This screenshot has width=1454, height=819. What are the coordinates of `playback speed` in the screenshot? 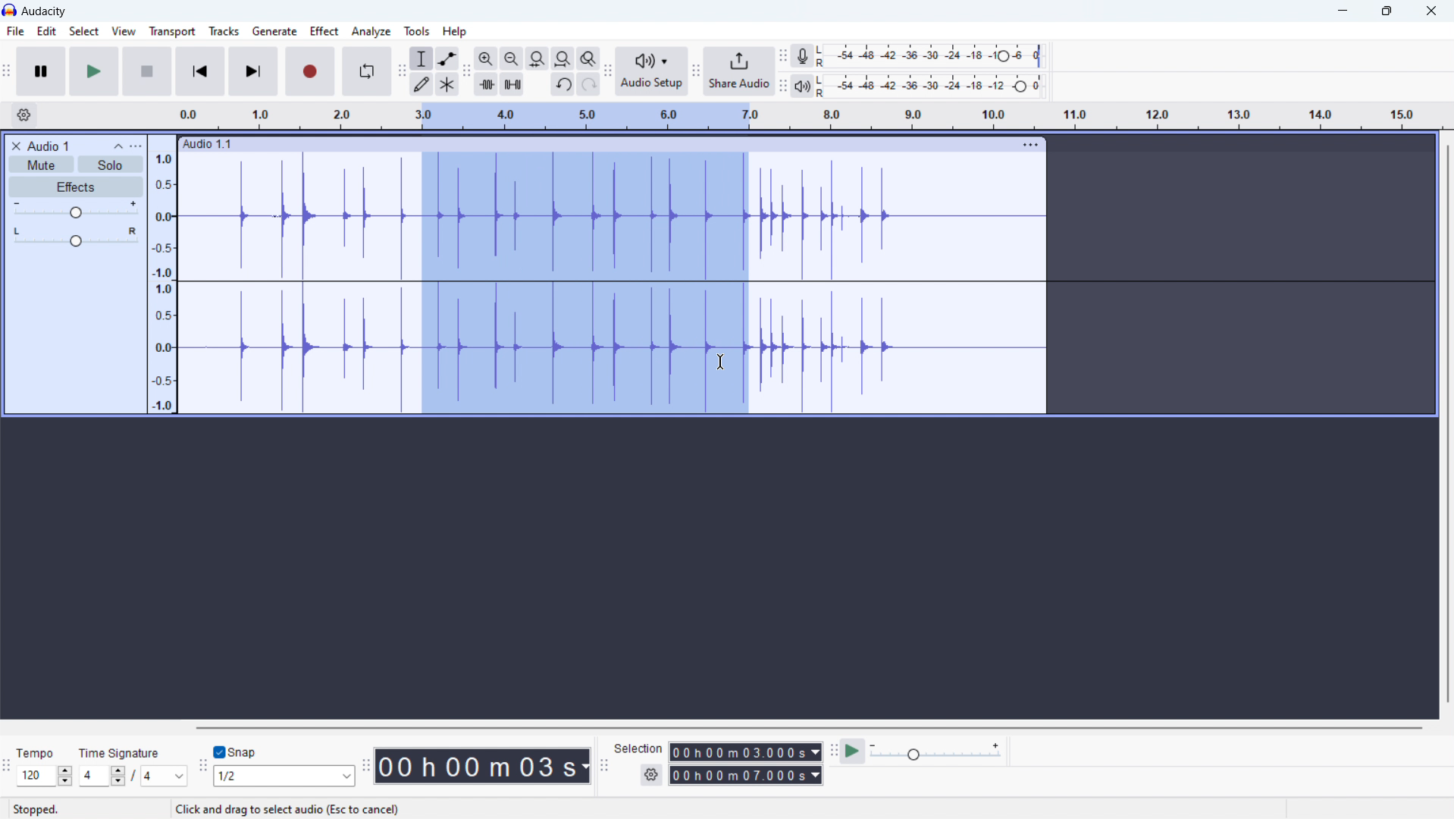 It's located at (937, 751).